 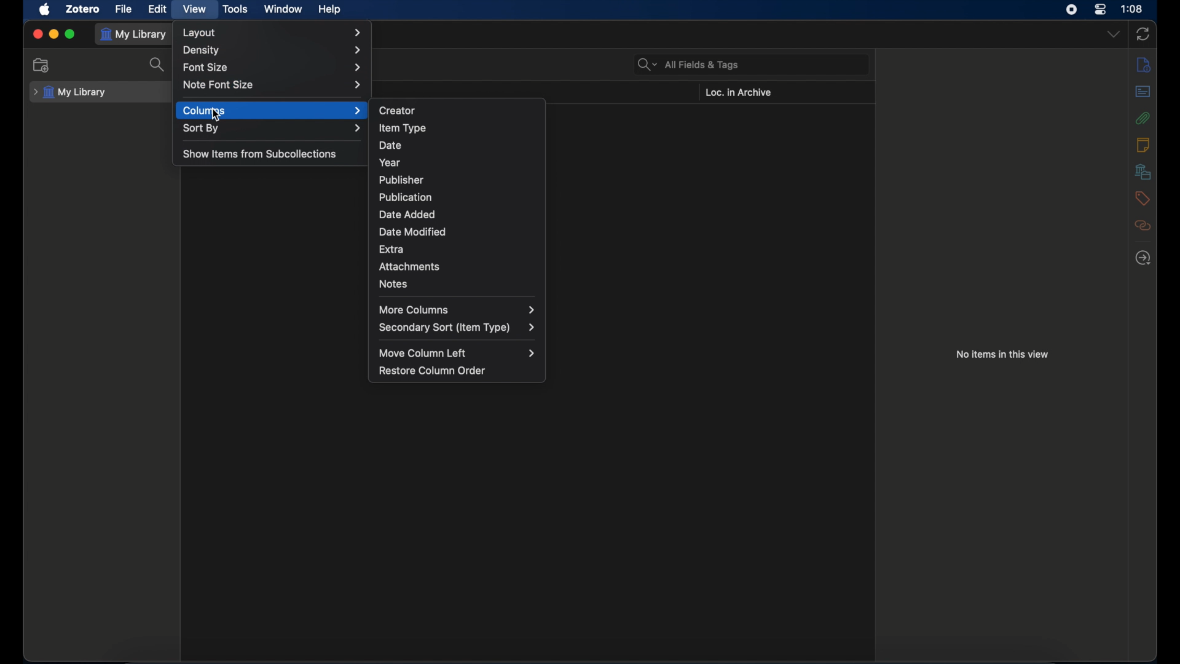 What do you see at coordinates (458, 354) in the screenshot?
I see `move column left` at bounding box center [458, 354].